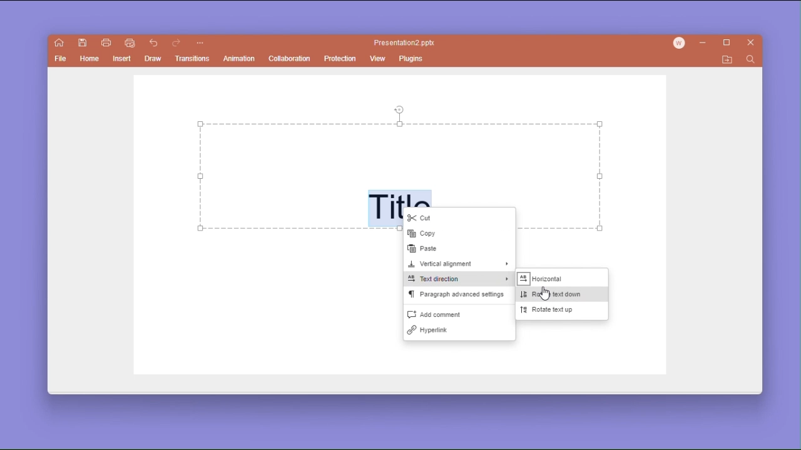  I want to click on draw, so click(154, 59).